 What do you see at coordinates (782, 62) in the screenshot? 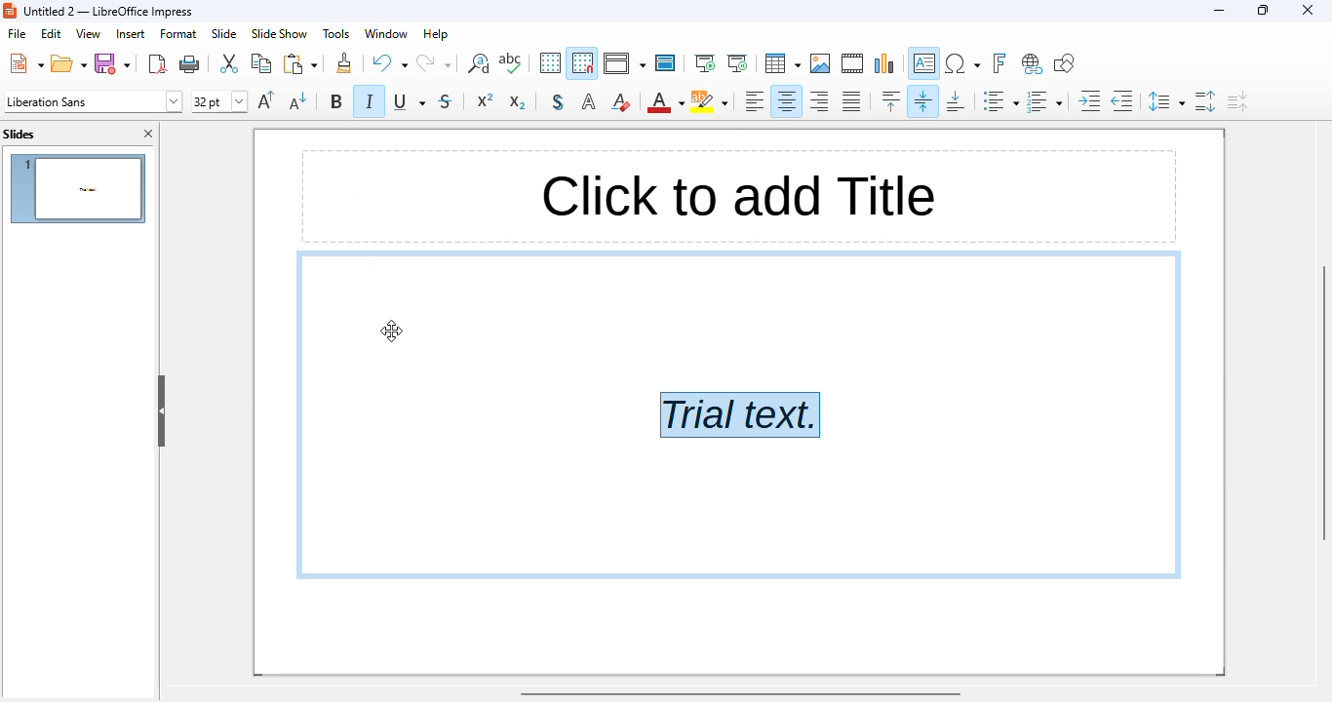
I see `table` at bounding box center [782, 62].